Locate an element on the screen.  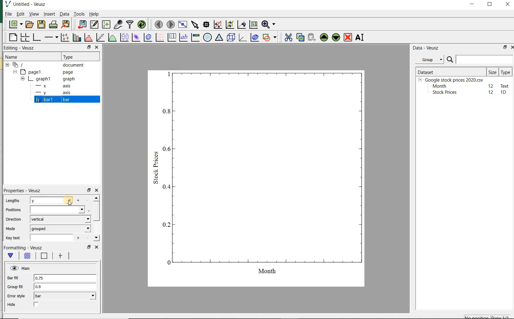
vertical is located at coordinates (60, 219).